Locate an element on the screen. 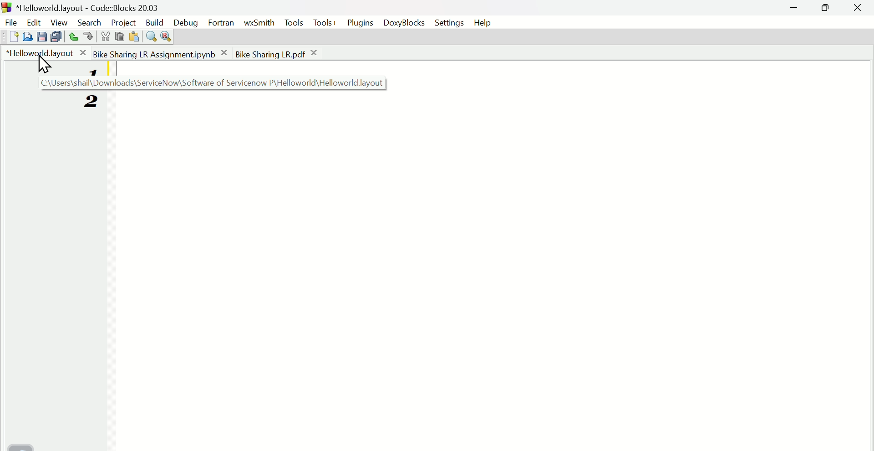 This screenshot has height=451, width=874. Doxyblocks is located at coordinates (407, 24).